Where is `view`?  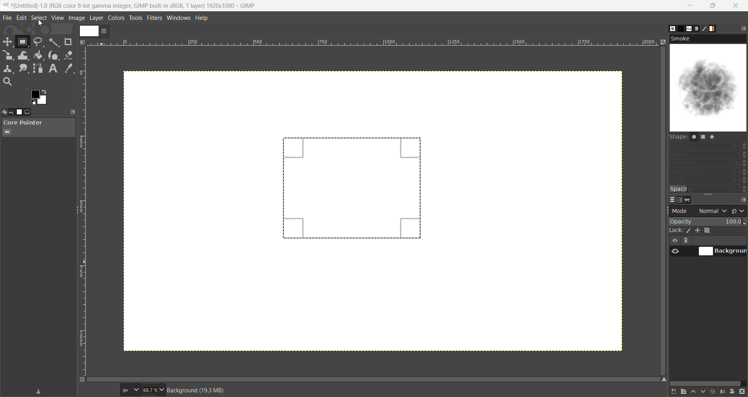 view is located at coordinates (58, 18).